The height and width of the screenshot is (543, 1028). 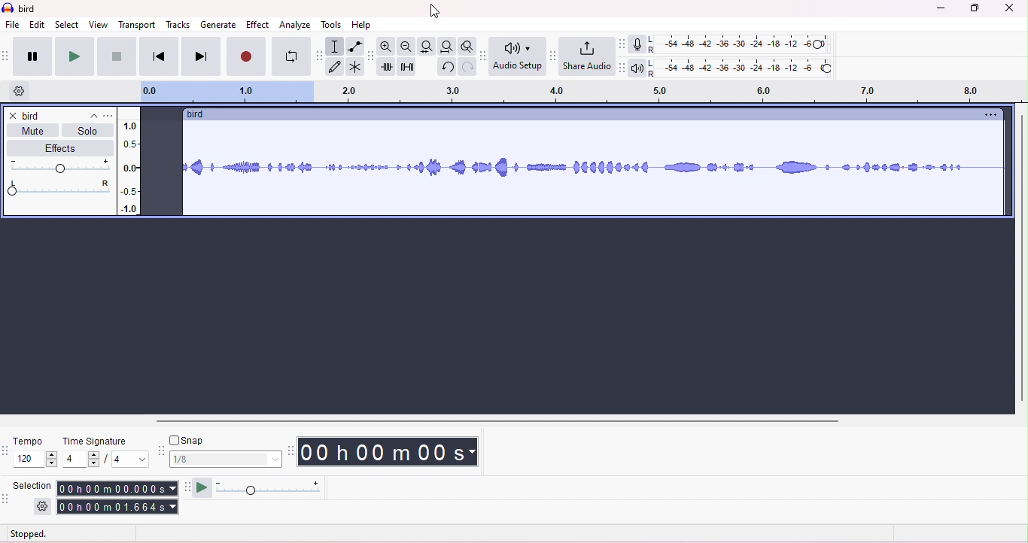 I want to click on selection, so click(x=35, y=484).